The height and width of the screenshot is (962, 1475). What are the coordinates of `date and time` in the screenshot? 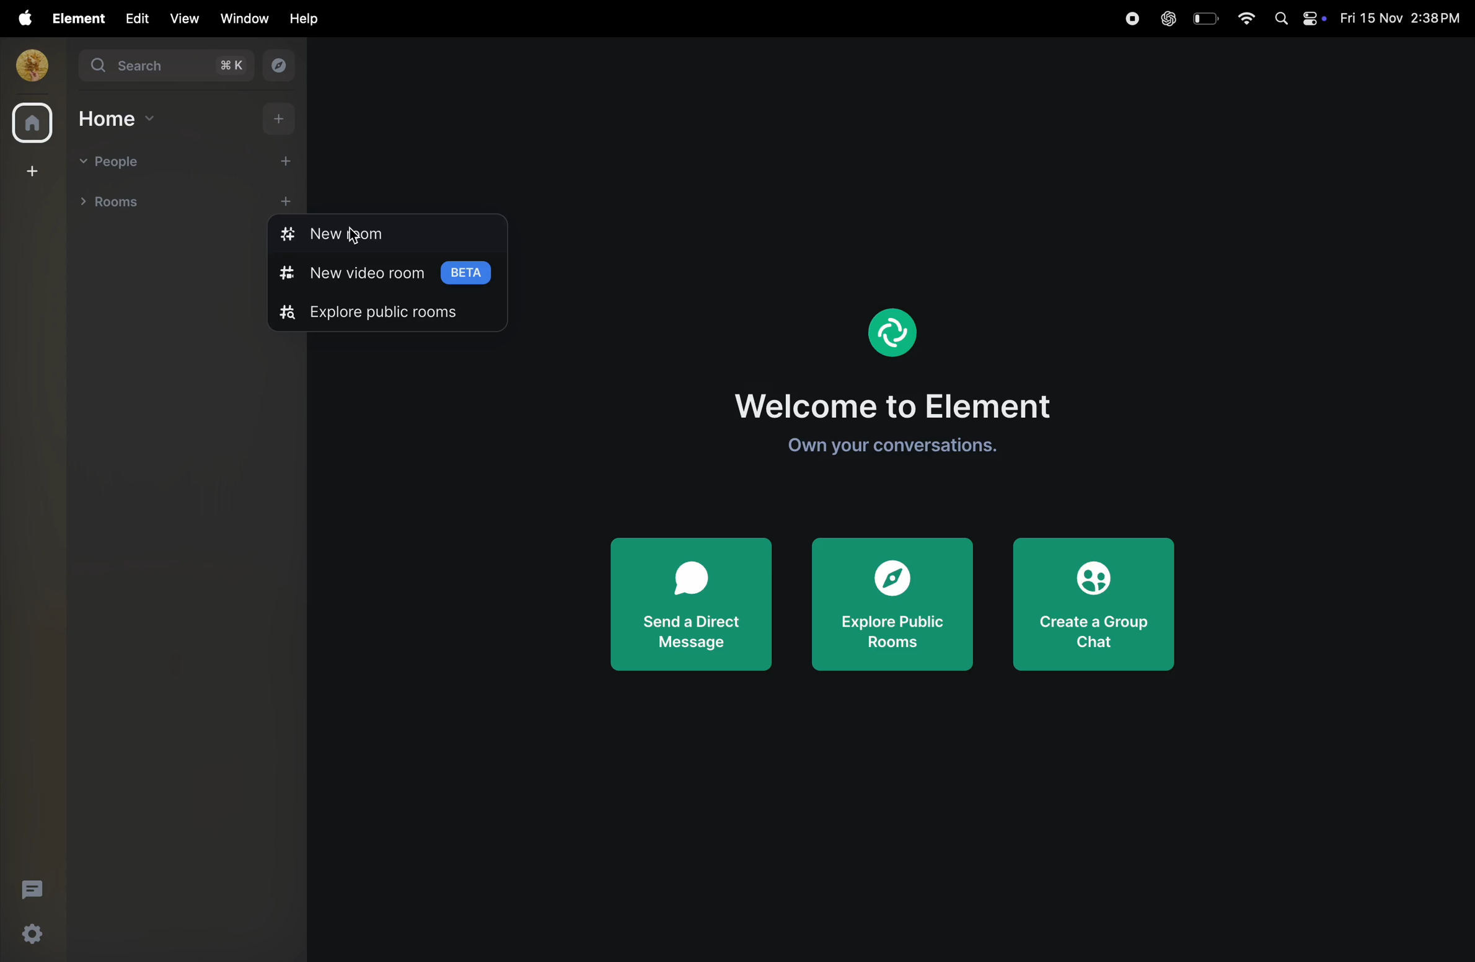 It's located at (1404, 19).